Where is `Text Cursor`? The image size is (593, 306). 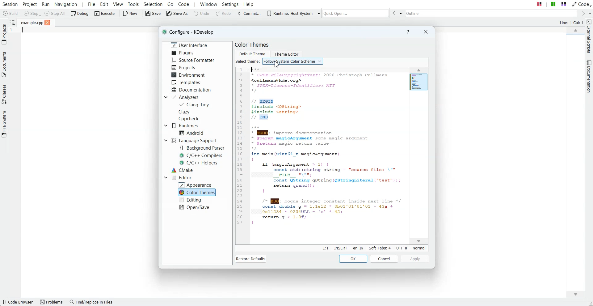
Text Cursor is located at coordinates (21, 32).